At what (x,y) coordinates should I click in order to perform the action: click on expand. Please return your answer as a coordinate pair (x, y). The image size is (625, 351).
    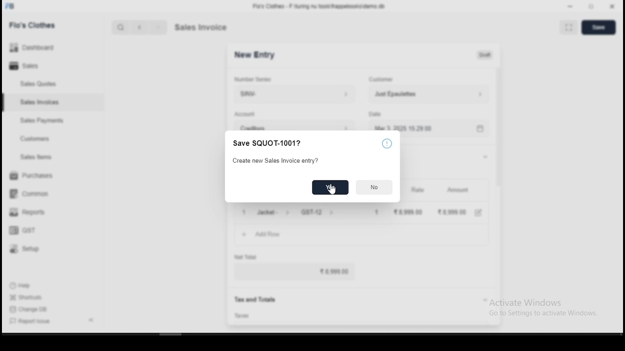
    Looking at the image, I should click on (89, 319).